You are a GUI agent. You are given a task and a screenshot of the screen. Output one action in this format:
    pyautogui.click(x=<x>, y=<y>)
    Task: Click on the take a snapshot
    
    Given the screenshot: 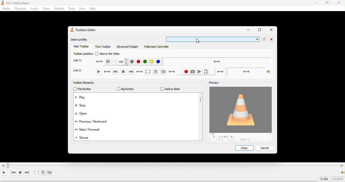 What is the action you would take?
    pyautogui.click(x=193, y=72)
    